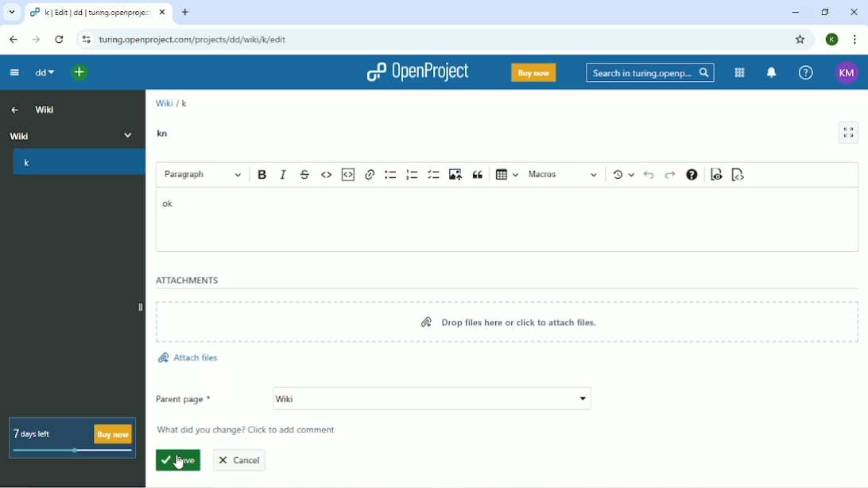  What do you see at coordinates (370, 174) in the screenshot?
I see `Link` at bounding box center [370, 174].